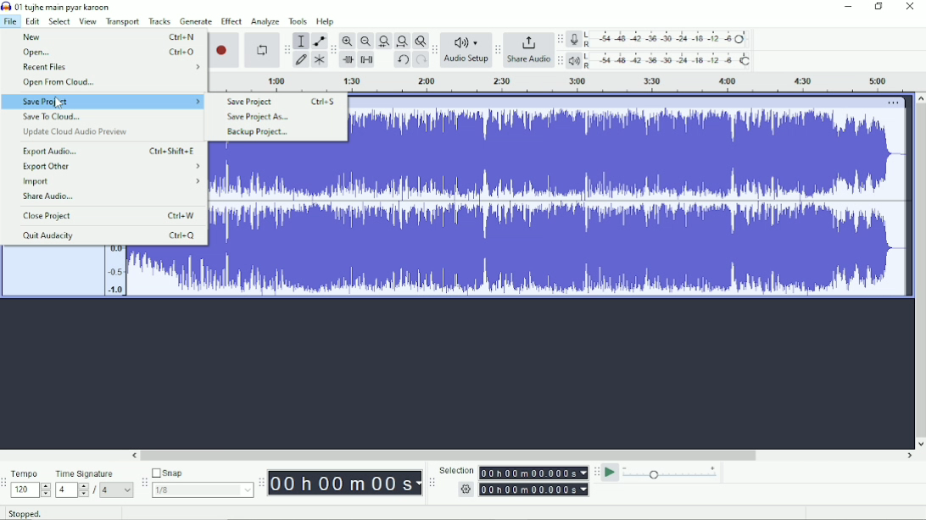 The height and width of the screenshot is (520, 926). I want to click on Open from cloud, so click(64, 84).